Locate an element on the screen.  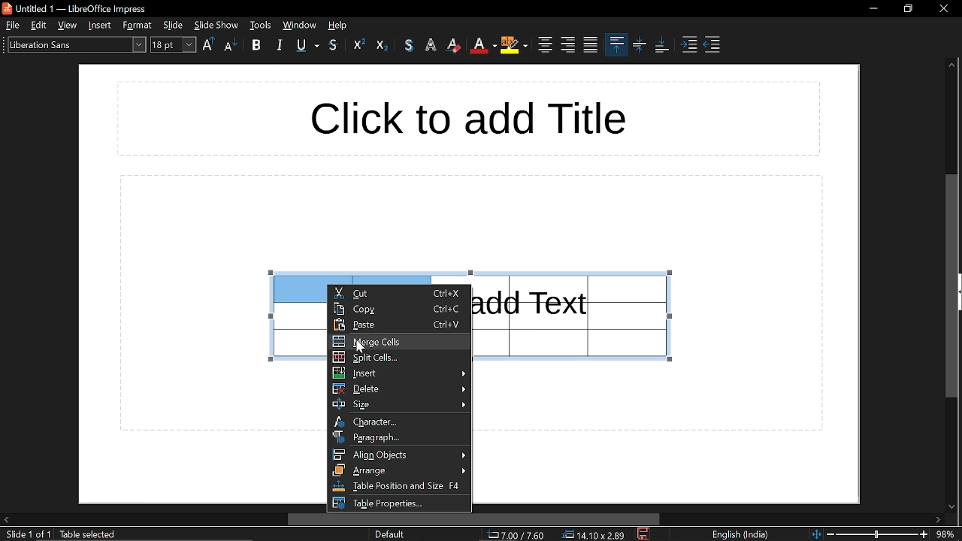
slide 1 of 1 is located at coordinates (28, 535).